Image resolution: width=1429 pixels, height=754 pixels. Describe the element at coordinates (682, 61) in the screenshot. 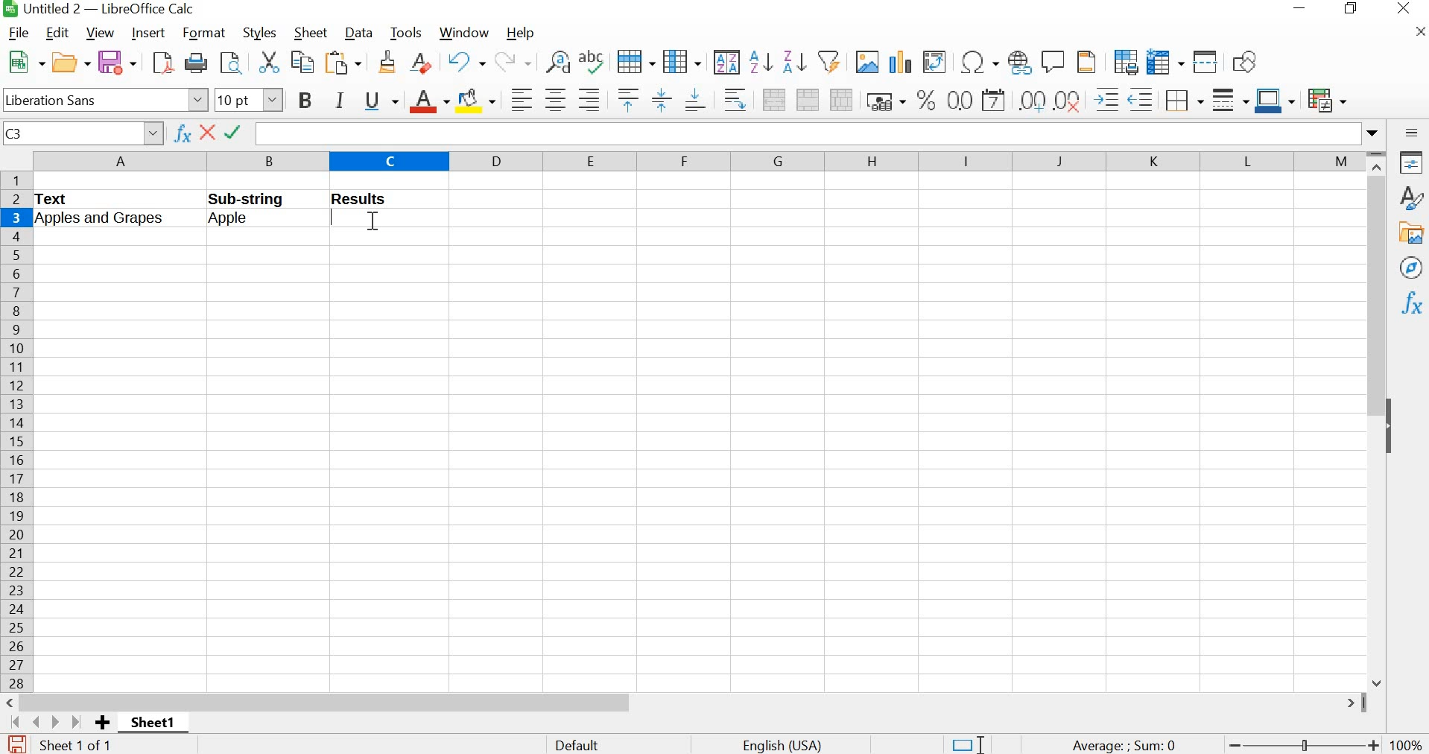

I see `column` at that location.